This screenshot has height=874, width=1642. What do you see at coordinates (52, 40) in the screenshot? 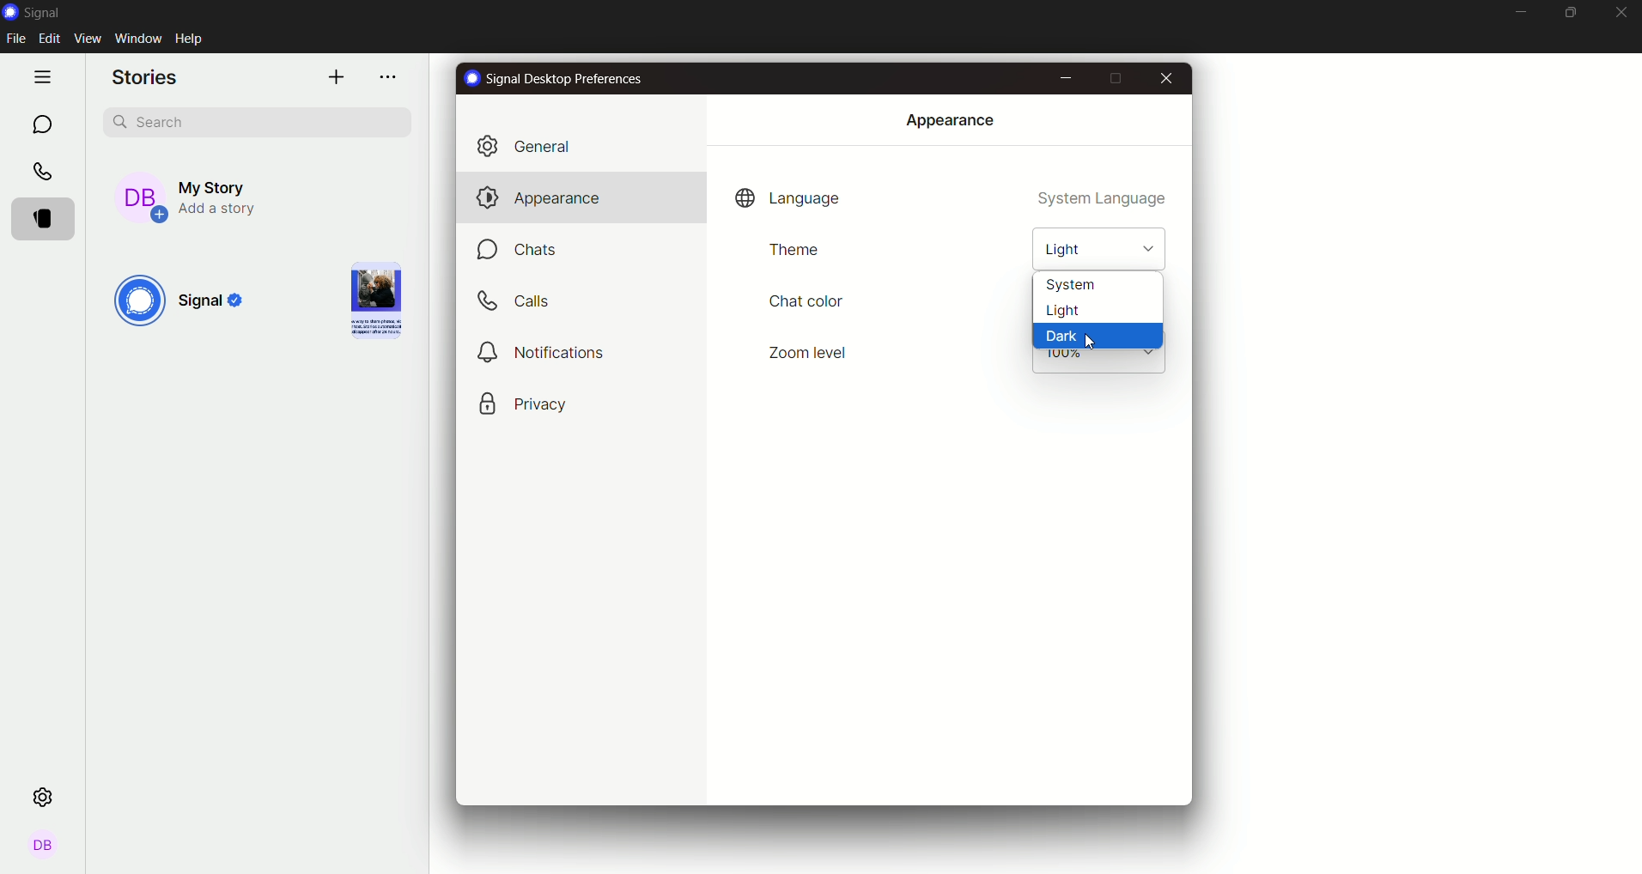
I see `edit` at bounding box center [52, 40].